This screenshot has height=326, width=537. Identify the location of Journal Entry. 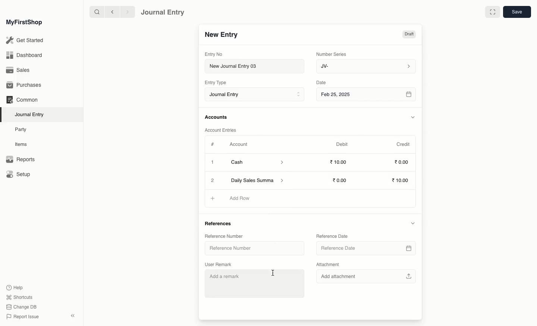
(163, 12).